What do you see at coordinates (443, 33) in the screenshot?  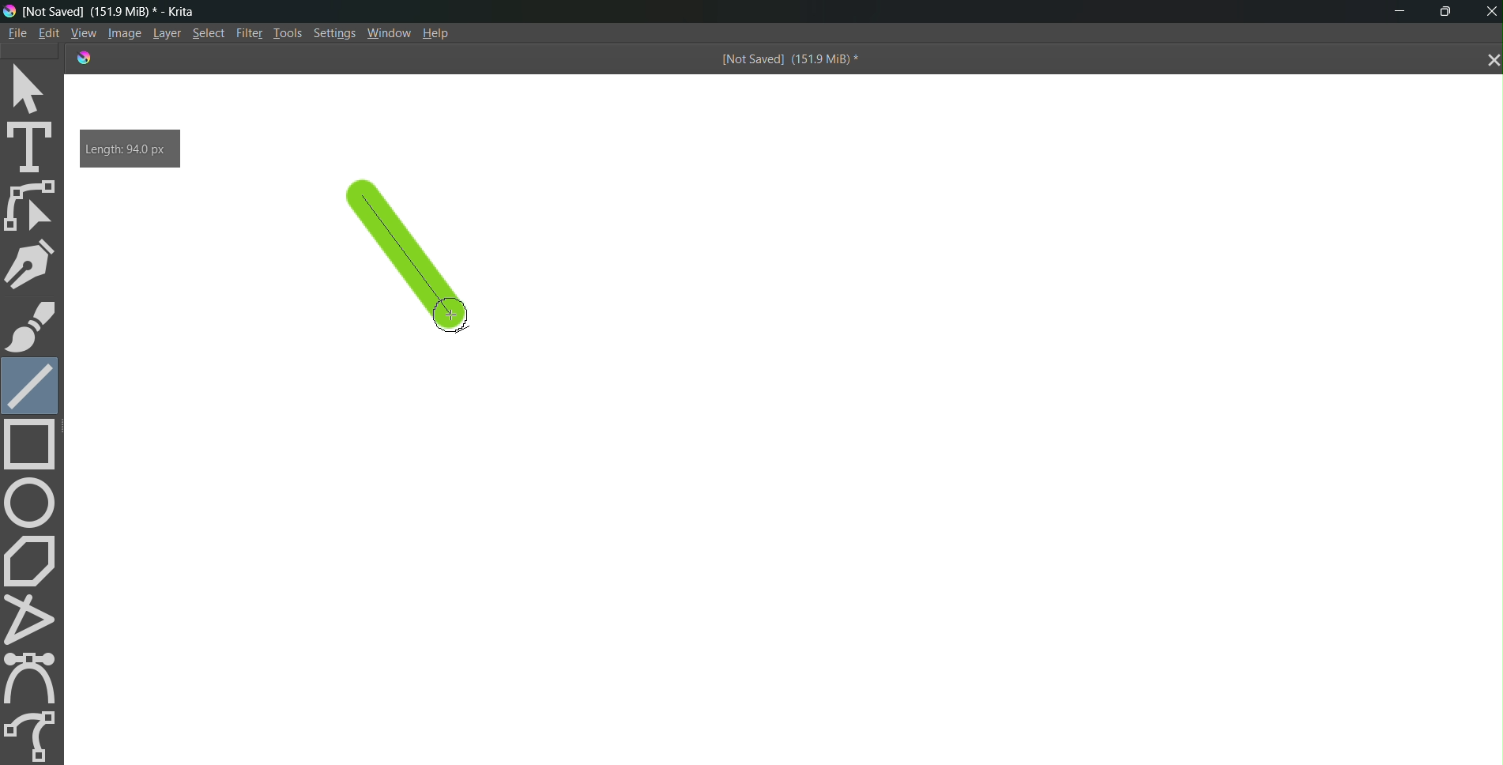 I see `Help` at bounding box center [443, 33].